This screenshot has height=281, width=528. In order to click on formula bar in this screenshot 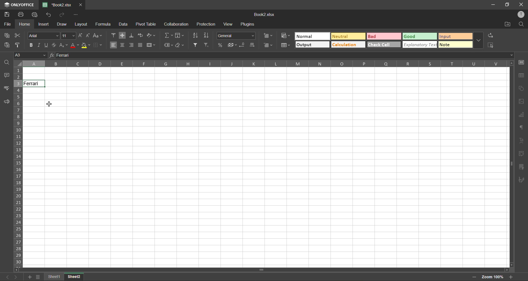, I will do `click(281, 55)`.